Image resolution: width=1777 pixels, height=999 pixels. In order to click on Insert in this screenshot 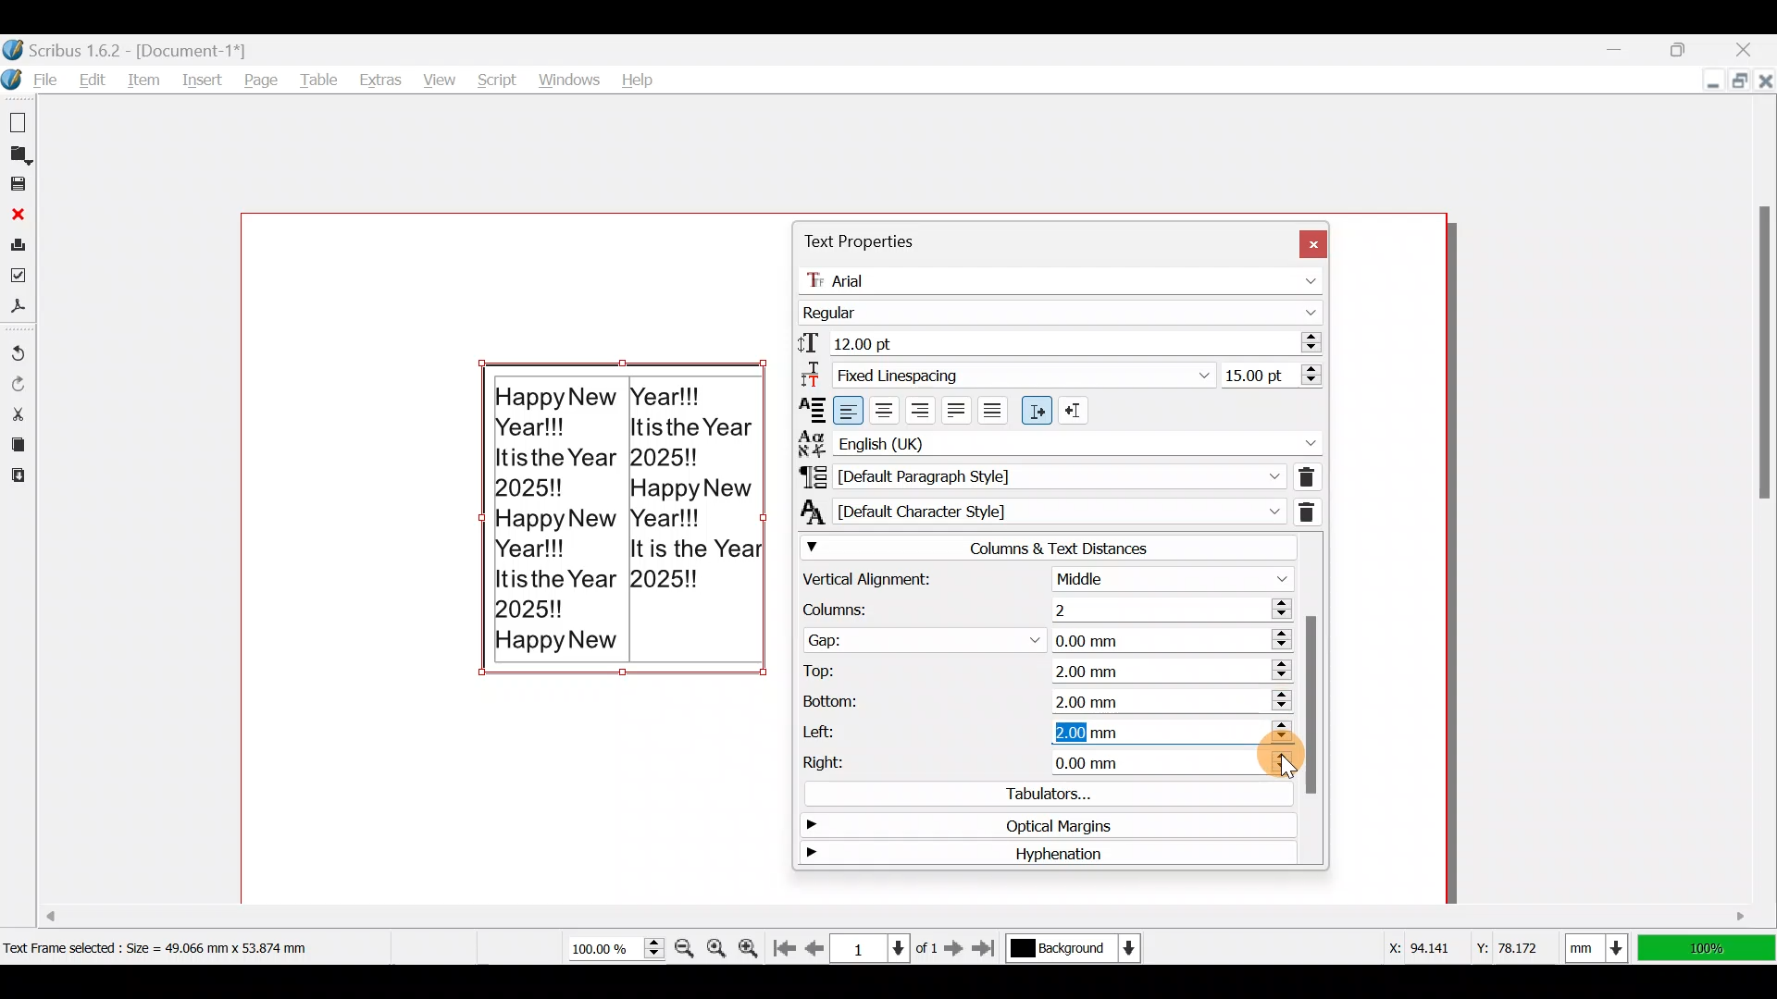, I will do `click(205, 80)`.